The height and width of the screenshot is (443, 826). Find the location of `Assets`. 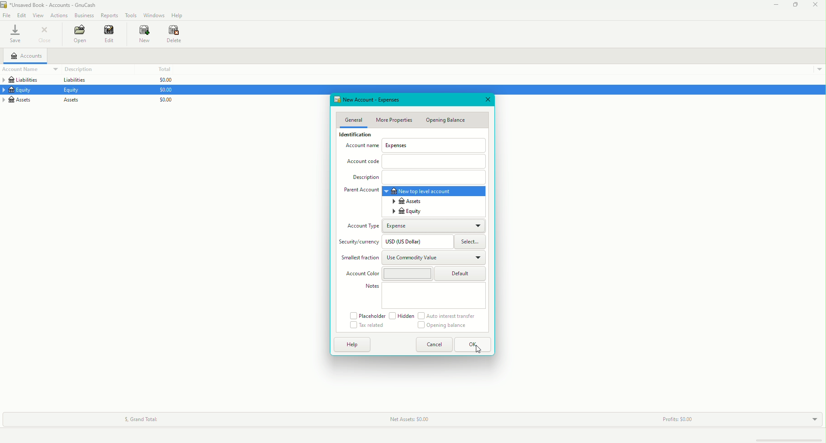

Assets is located at coordinates (407, 202).